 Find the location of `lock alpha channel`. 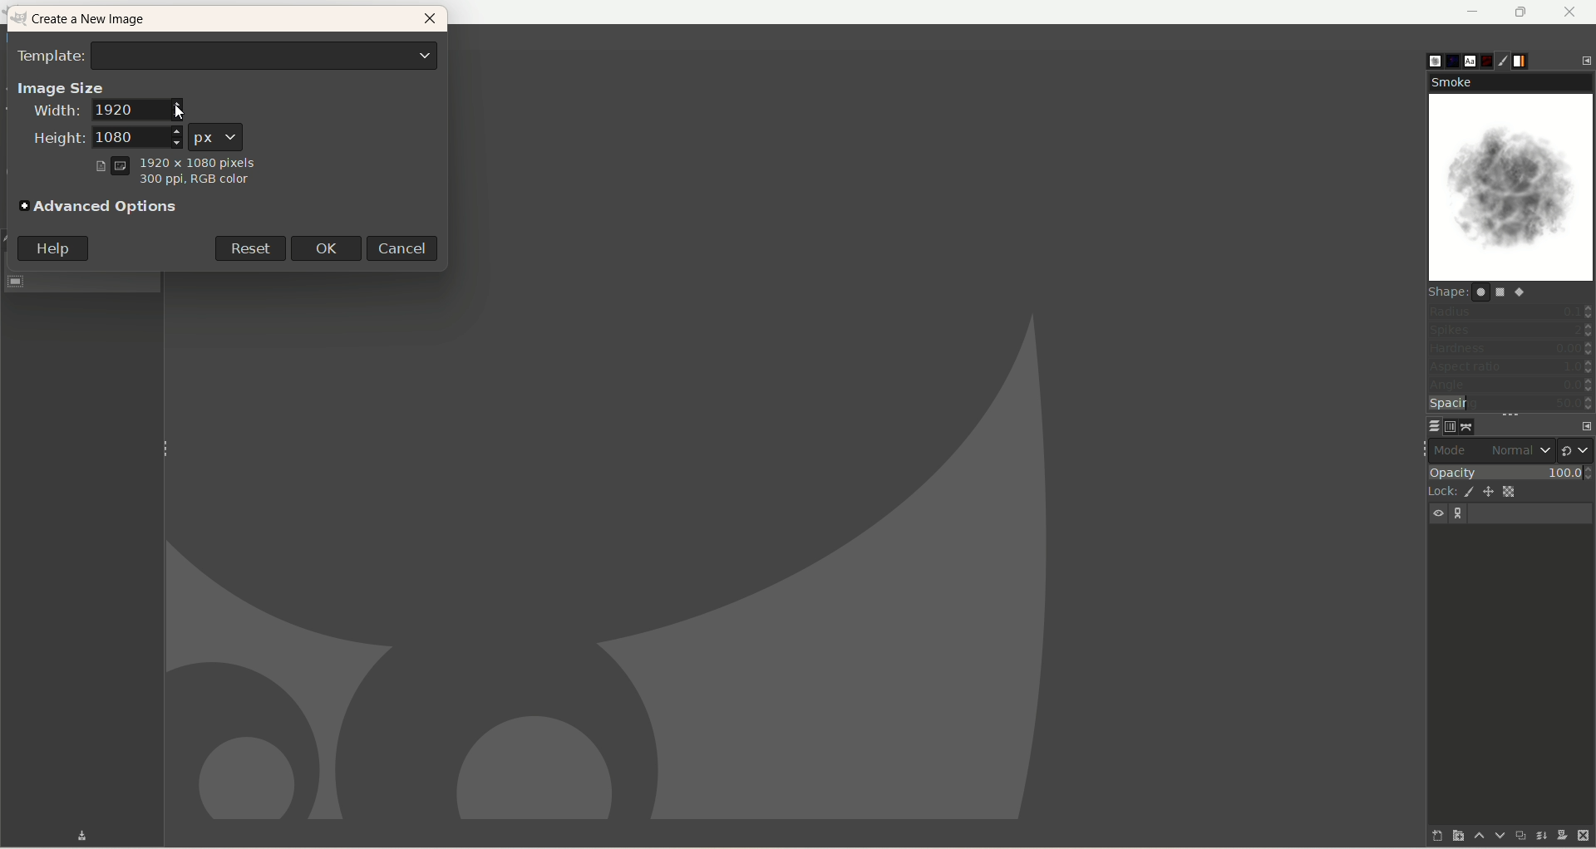

lock alpha channel is located at coordinates (1515, 492).